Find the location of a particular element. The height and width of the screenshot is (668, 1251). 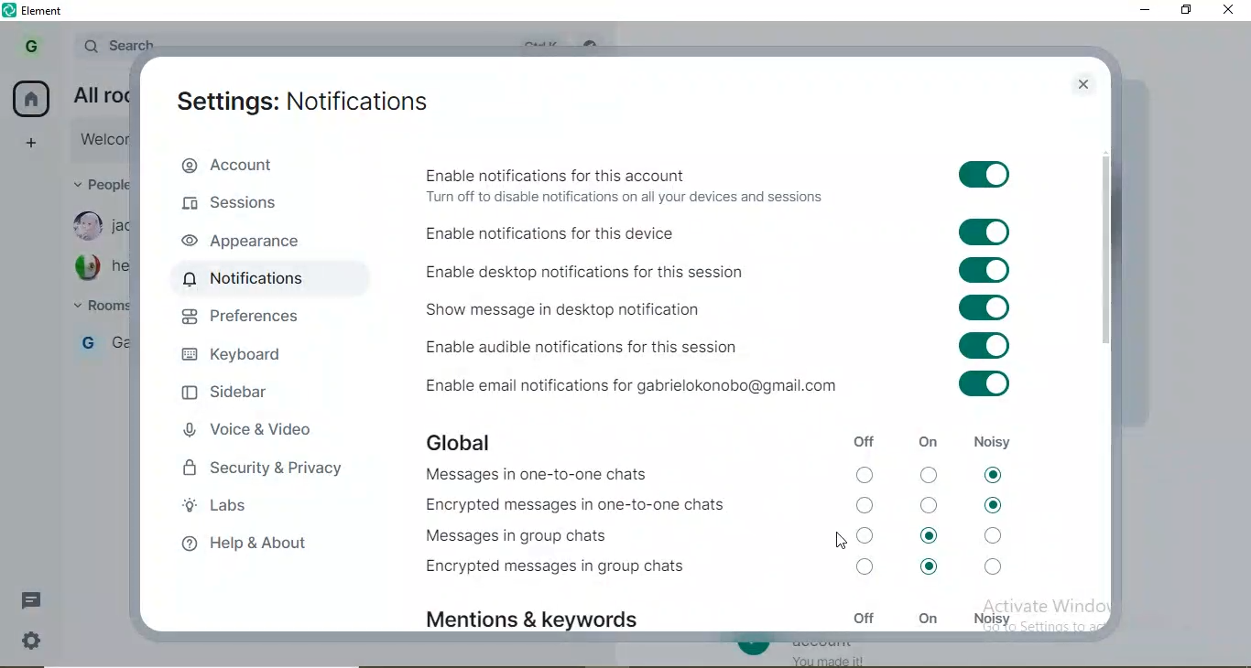

toggle is located at coordinates (977, 346).